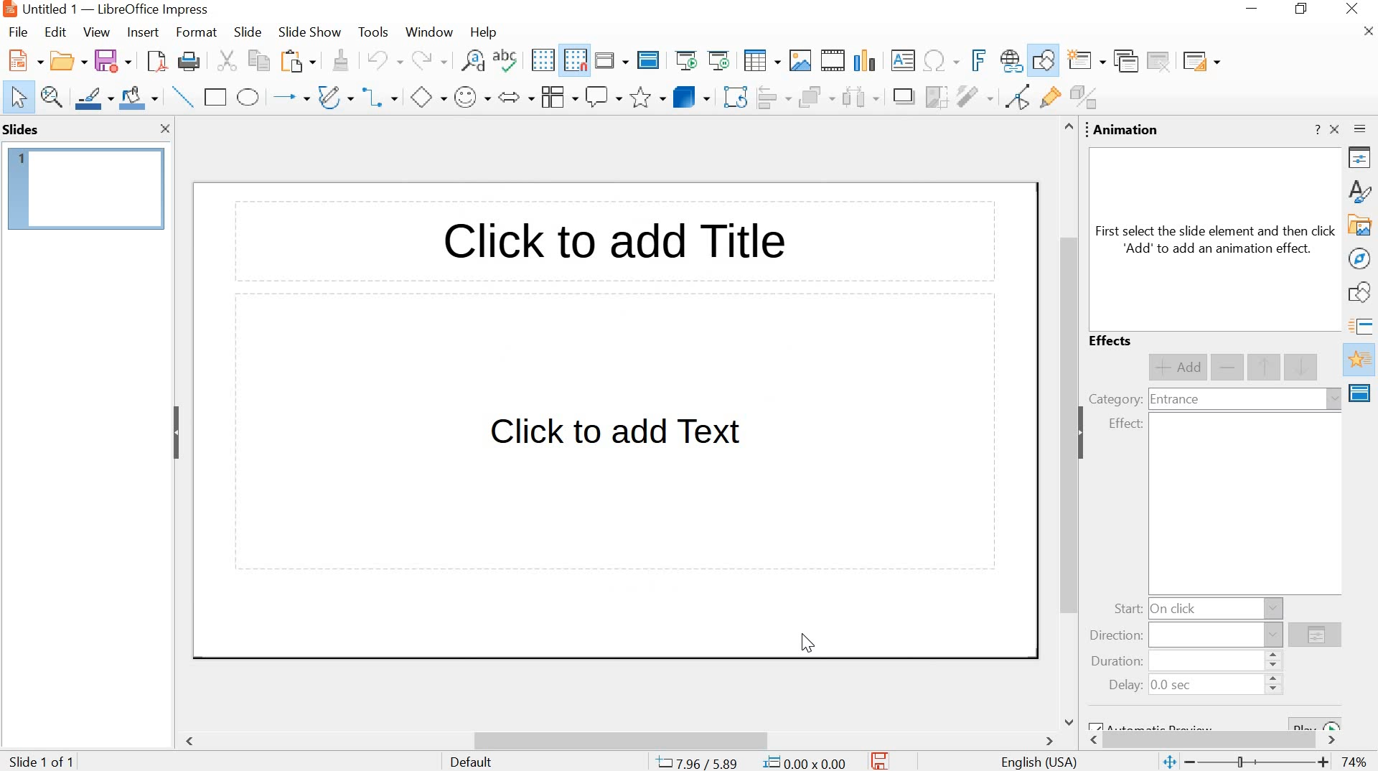 The image size is (1378, 771). What do you see at coordinates (1173, 686) in the screenshot?
I see `0.0 sec` at bounding box center [1173, 686].